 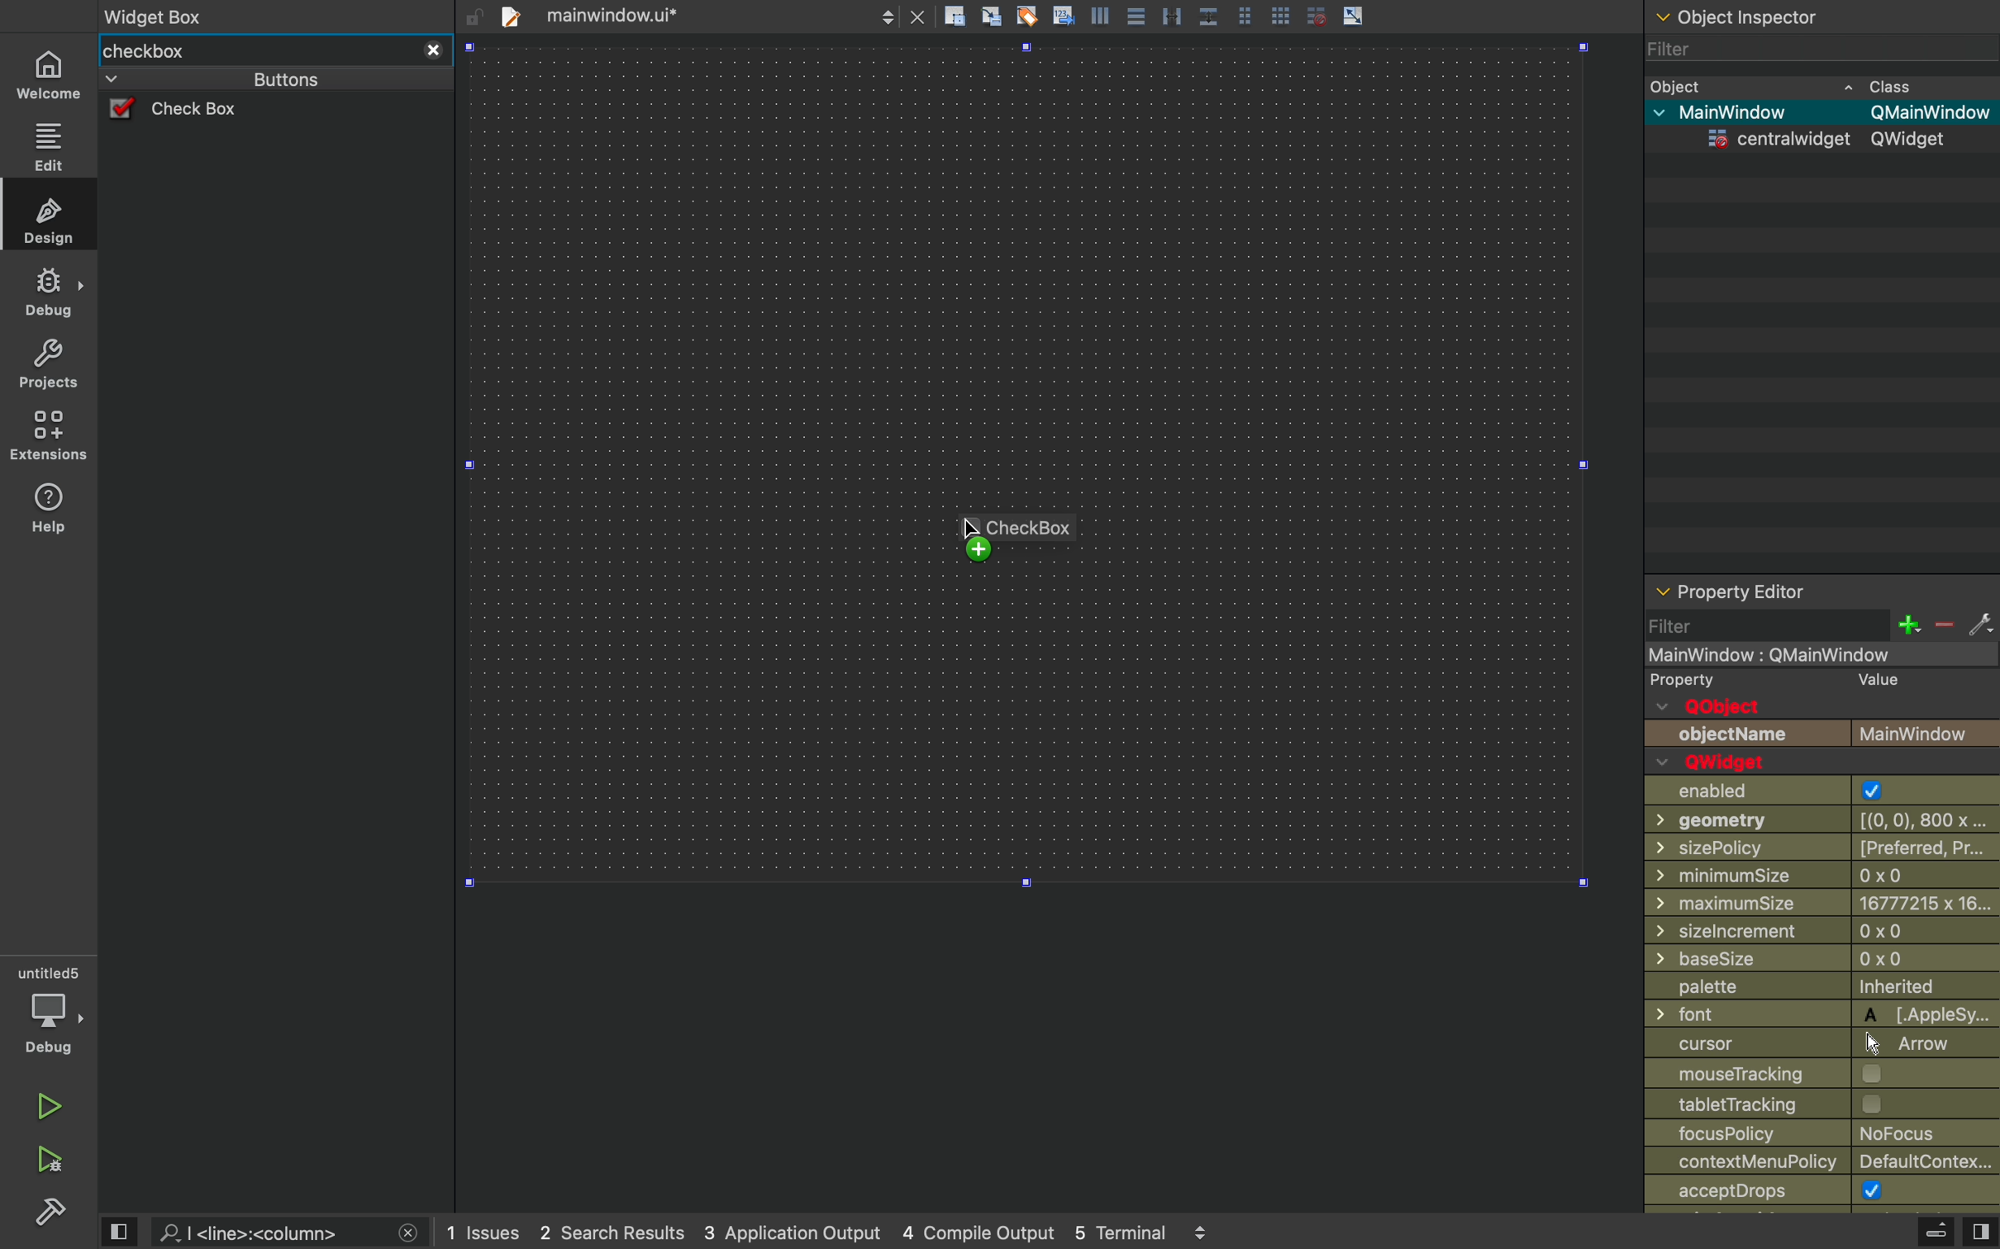 I want to click on mouse tracking, so click(x=1820, y=1072).